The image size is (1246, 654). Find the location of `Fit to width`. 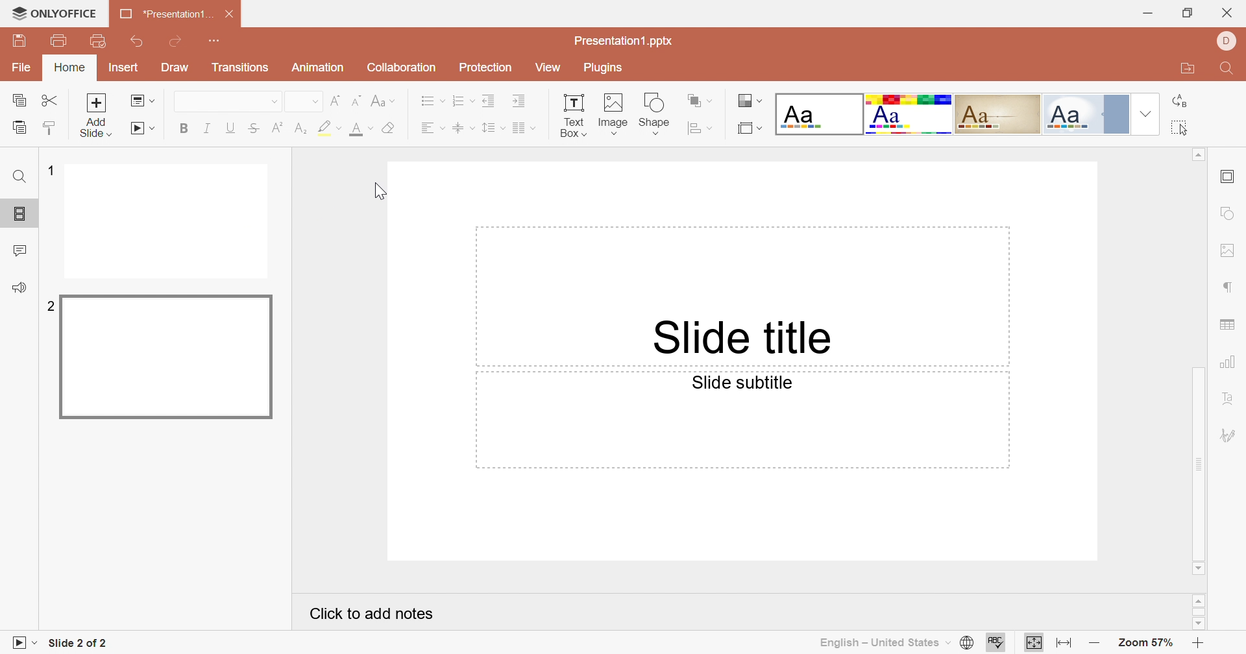

Fit to width is located at coordinates (1034, 643).